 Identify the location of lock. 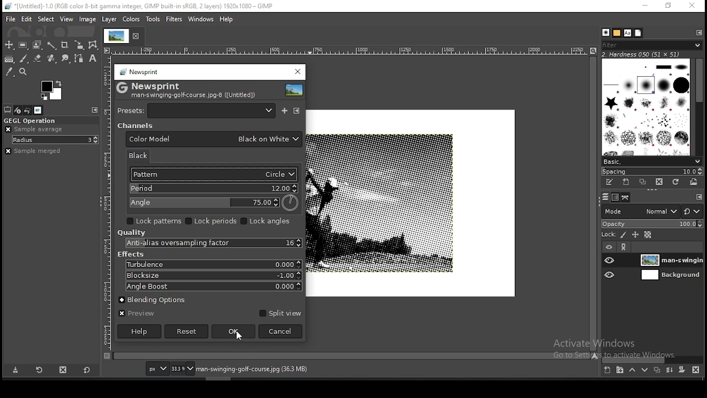
(609, 234).